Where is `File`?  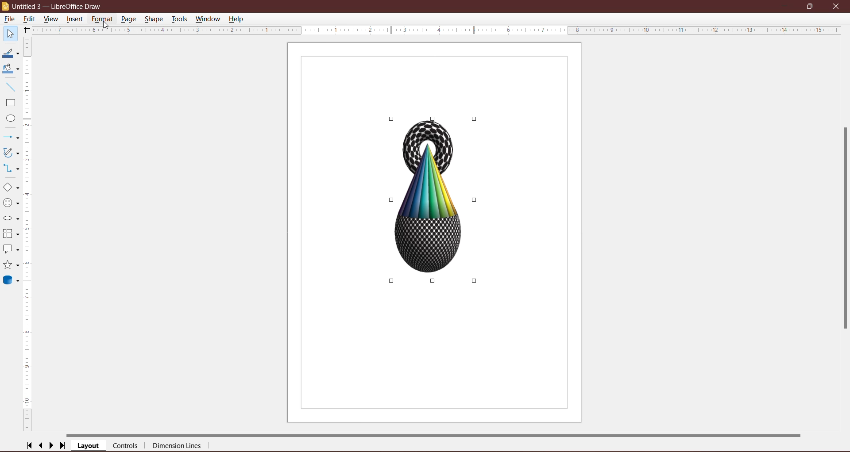 File is located at coordinates (10, 19).